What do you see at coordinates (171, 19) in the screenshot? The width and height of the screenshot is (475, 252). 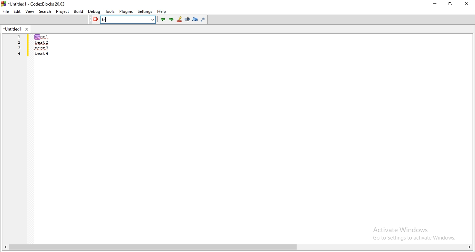 I see `next` at bounding box center [171, 19].